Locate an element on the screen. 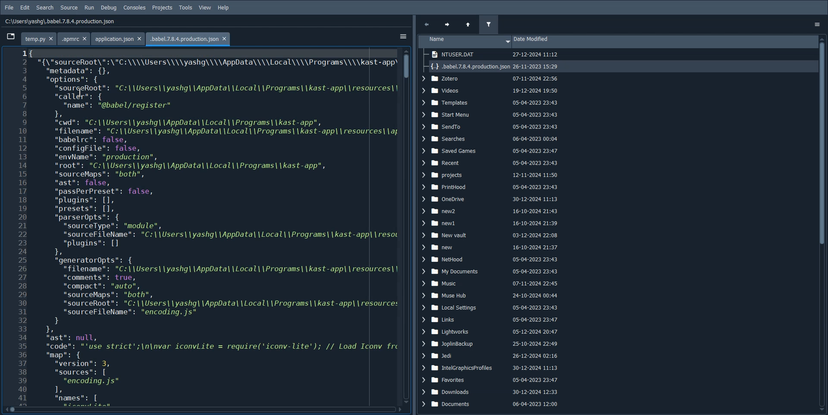  Source is located at coordinates (69, 7).